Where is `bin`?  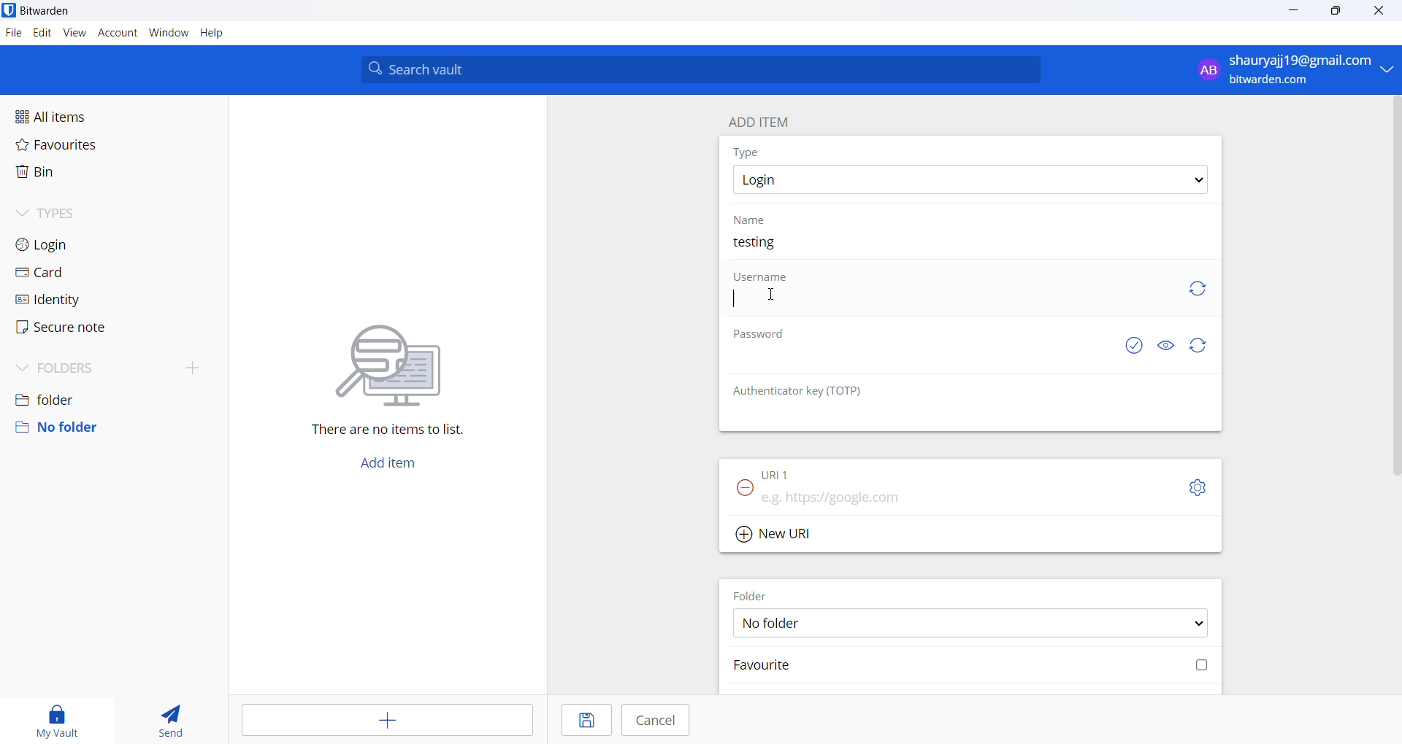 bin is located at coordinates (76, 177).